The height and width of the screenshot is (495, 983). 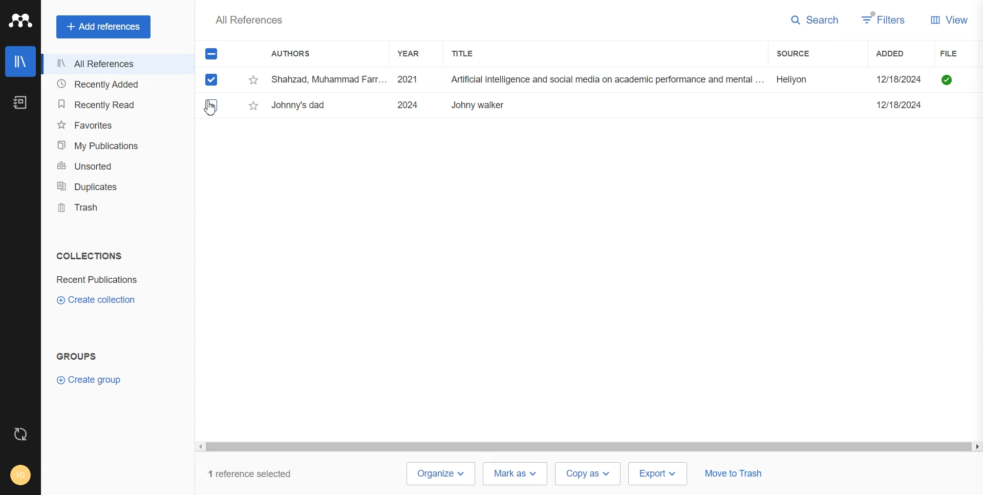 What do you see at coordinates (20, 20) in the screenshot?
I see `Logo` at bounding box center [20, 20].